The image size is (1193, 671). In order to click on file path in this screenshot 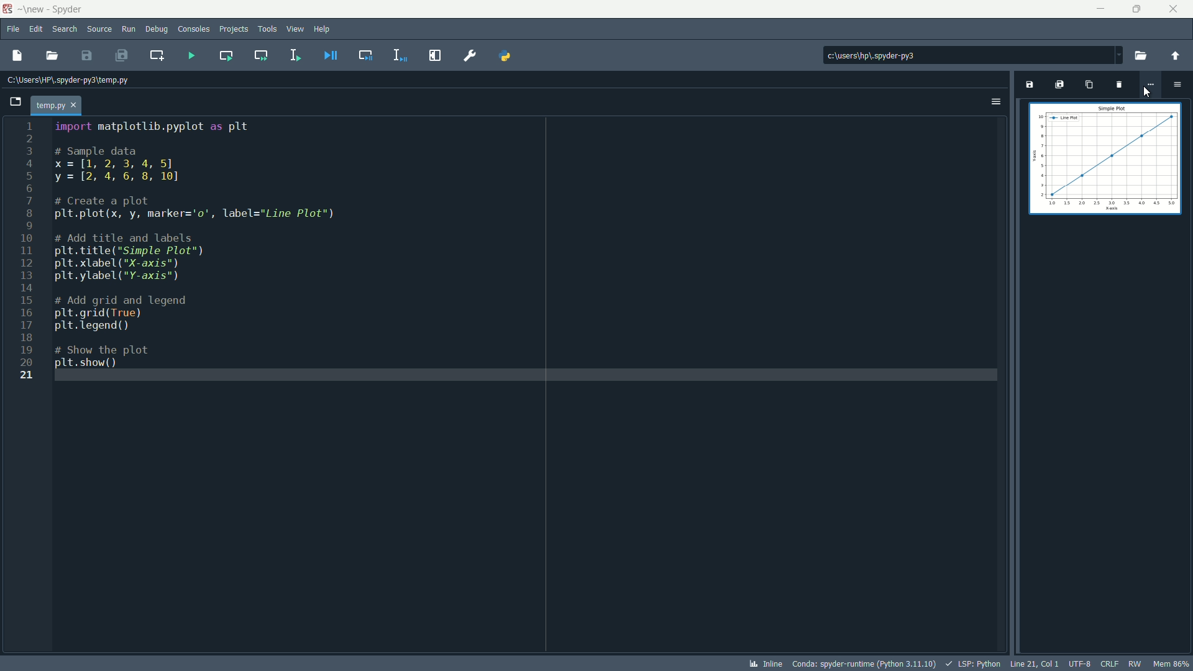, I will do `click(74, 81)`.